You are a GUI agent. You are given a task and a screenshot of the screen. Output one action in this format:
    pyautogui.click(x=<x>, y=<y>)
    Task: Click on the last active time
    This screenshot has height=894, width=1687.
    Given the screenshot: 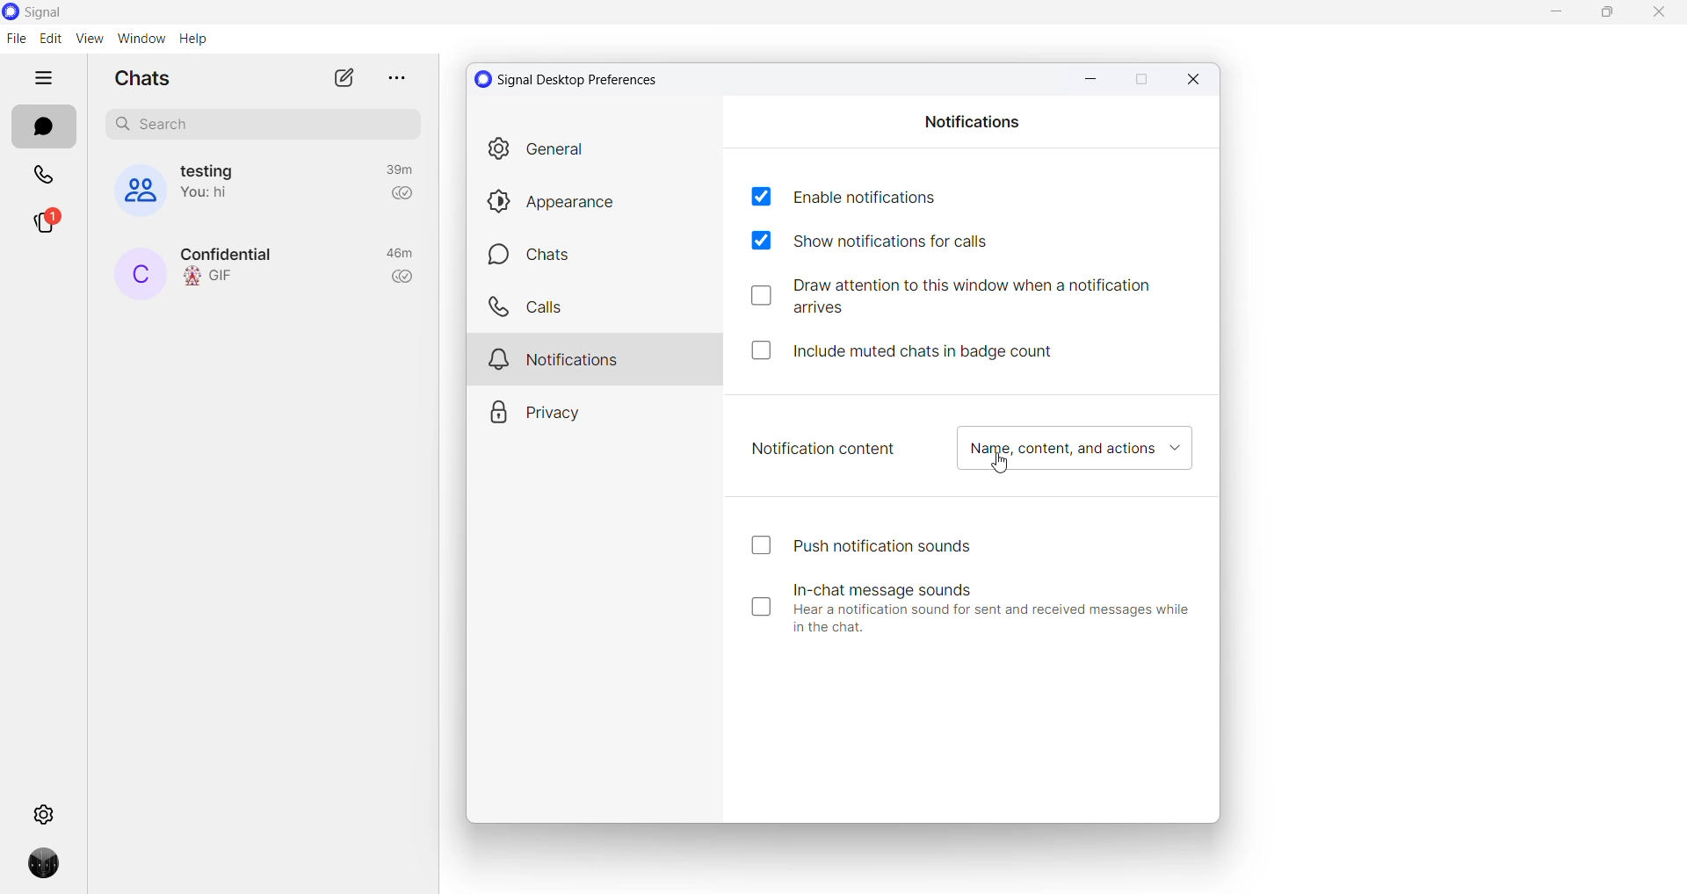 What is the action you would take?
    pyautogui.click(x=396, y=169)
    